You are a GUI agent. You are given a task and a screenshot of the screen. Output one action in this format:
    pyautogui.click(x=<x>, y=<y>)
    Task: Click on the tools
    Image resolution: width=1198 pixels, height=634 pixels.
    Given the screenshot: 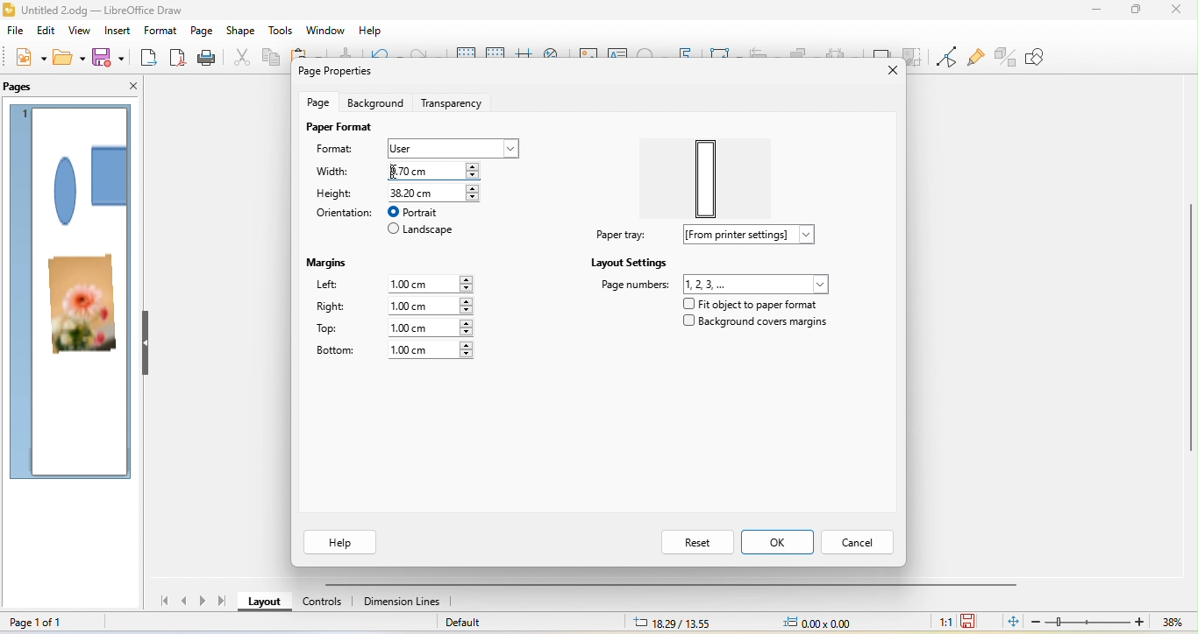 What is the action you would take?
    pyautogui.click(x=281, y=29)
    